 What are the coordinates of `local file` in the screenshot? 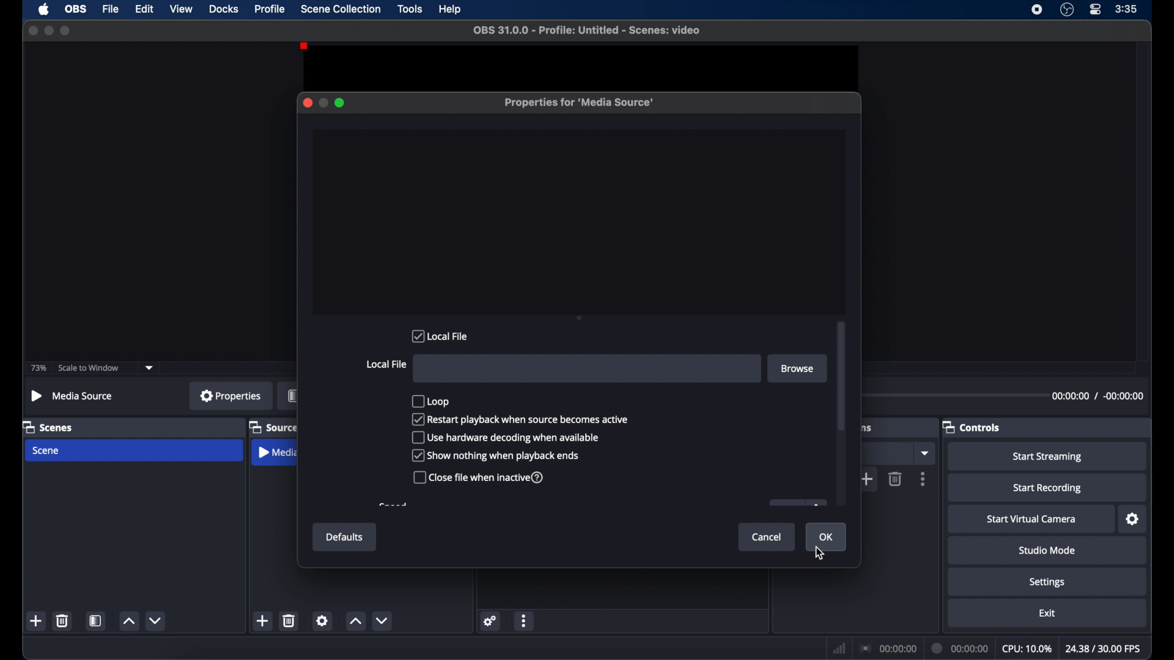 It's located at (385, 364).